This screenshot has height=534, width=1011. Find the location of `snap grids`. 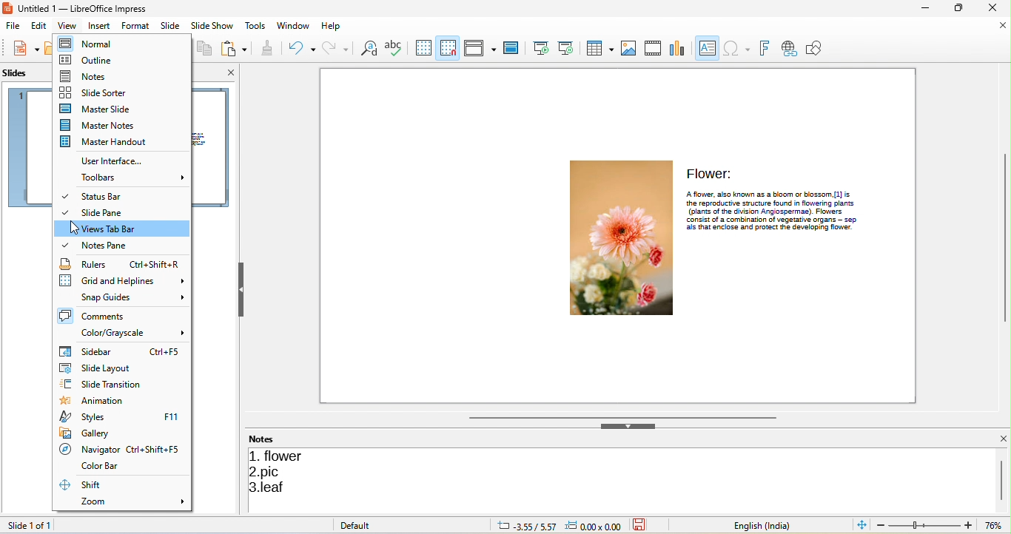

snap grids is located at coordinates (449, 48).